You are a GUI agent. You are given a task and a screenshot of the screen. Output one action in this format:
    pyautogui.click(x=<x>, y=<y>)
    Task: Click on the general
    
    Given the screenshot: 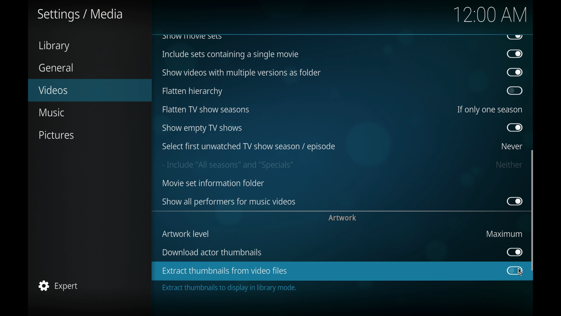 What is the action you would take?
    pyautogui.click(x=56, y=68)
    